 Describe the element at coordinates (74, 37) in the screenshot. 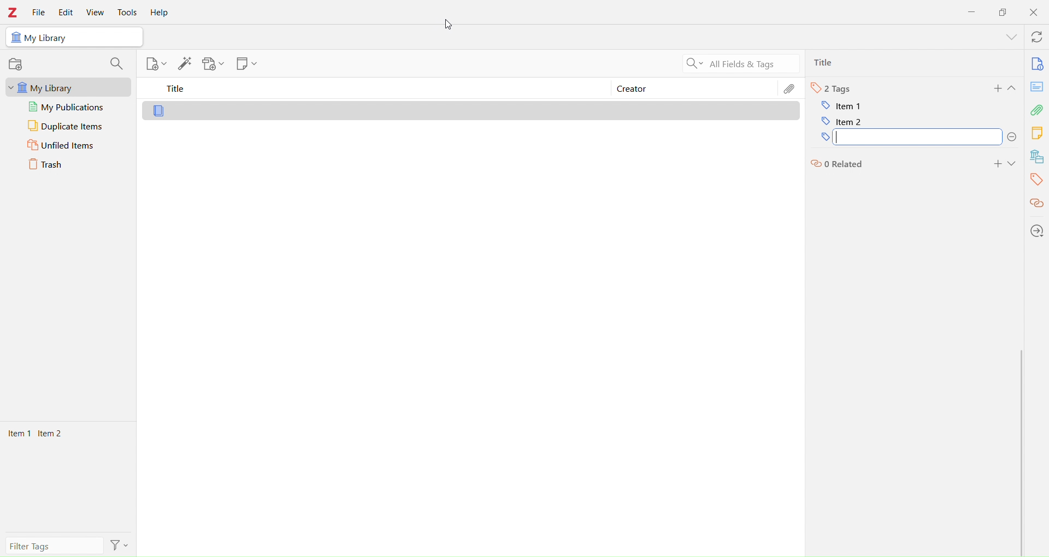

I see `My Library` at that location.